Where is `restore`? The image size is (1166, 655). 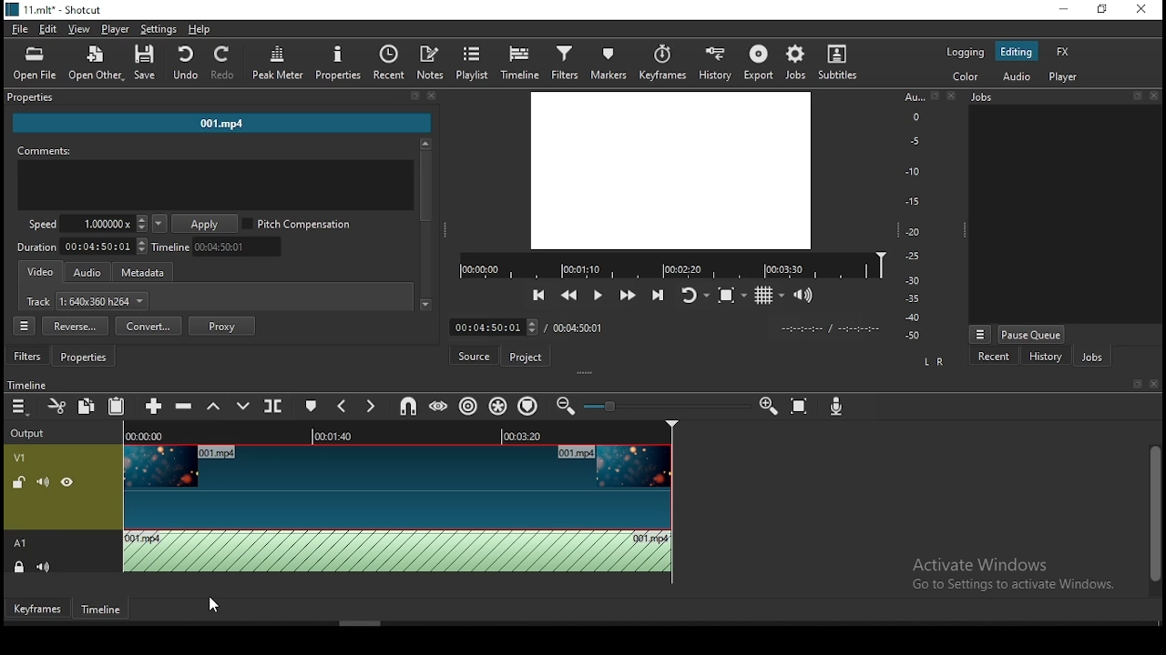 restore is located at coordinates (1101, 10).